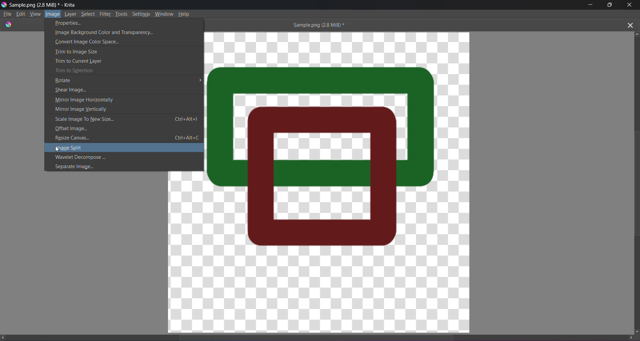 The image size is (640, 341). What do you see at coordinates (589, 5) in the screenshot?
I see `MInimize` at bounding box center [589, 5].